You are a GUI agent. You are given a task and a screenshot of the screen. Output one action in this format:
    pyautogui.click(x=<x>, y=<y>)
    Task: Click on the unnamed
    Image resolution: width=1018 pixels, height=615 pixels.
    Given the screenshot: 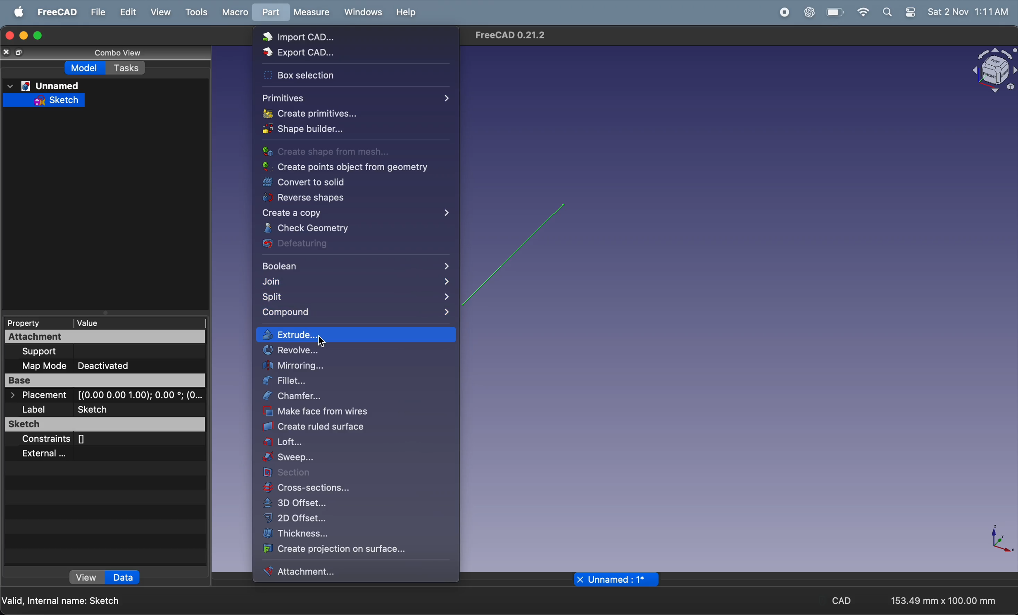 What is the action you would take?
    pyautogui.click(x=45, y=86)
    